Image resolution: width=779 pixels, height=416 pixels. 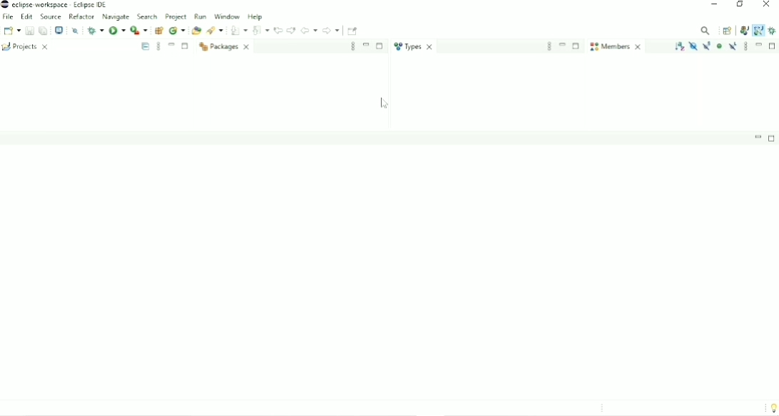 What do you see at coordinates (186, 47) in the screenshot?
I see `Maximize` at bounding box center [186, 47].